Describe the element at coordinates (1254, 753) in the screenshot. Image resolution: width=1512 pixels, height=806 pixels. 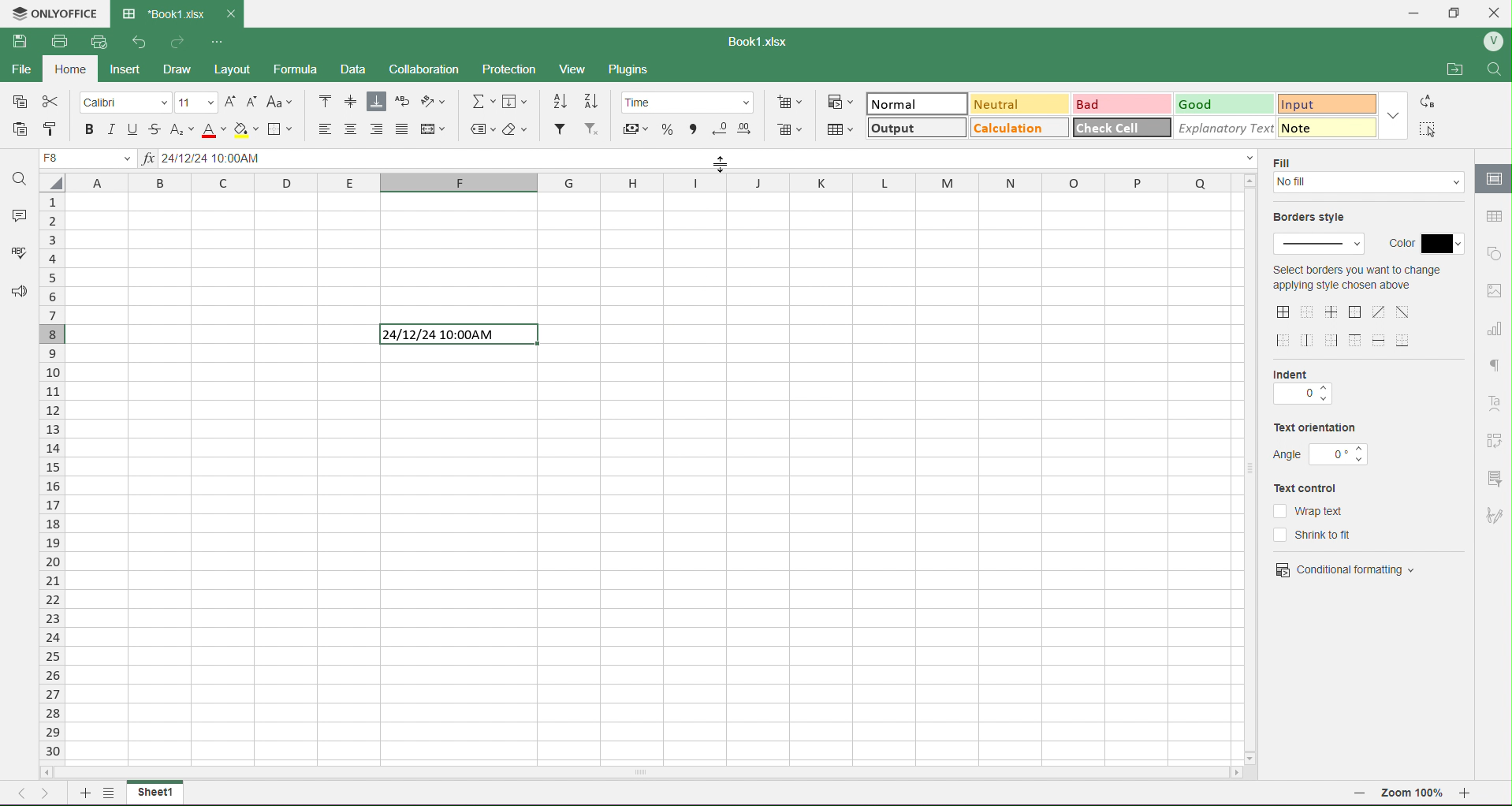
I see `scroll down` at that location.